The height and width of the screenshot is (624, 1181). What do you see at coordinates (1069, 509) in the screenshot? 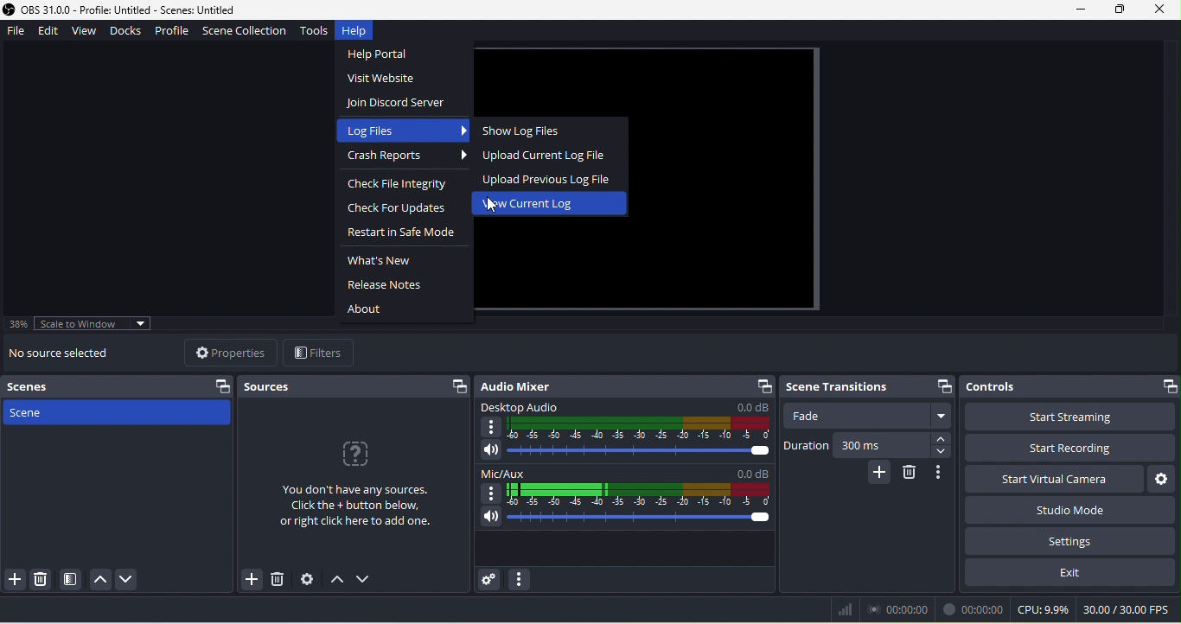
I see `studio mode` at bounding box center [1069, 509].